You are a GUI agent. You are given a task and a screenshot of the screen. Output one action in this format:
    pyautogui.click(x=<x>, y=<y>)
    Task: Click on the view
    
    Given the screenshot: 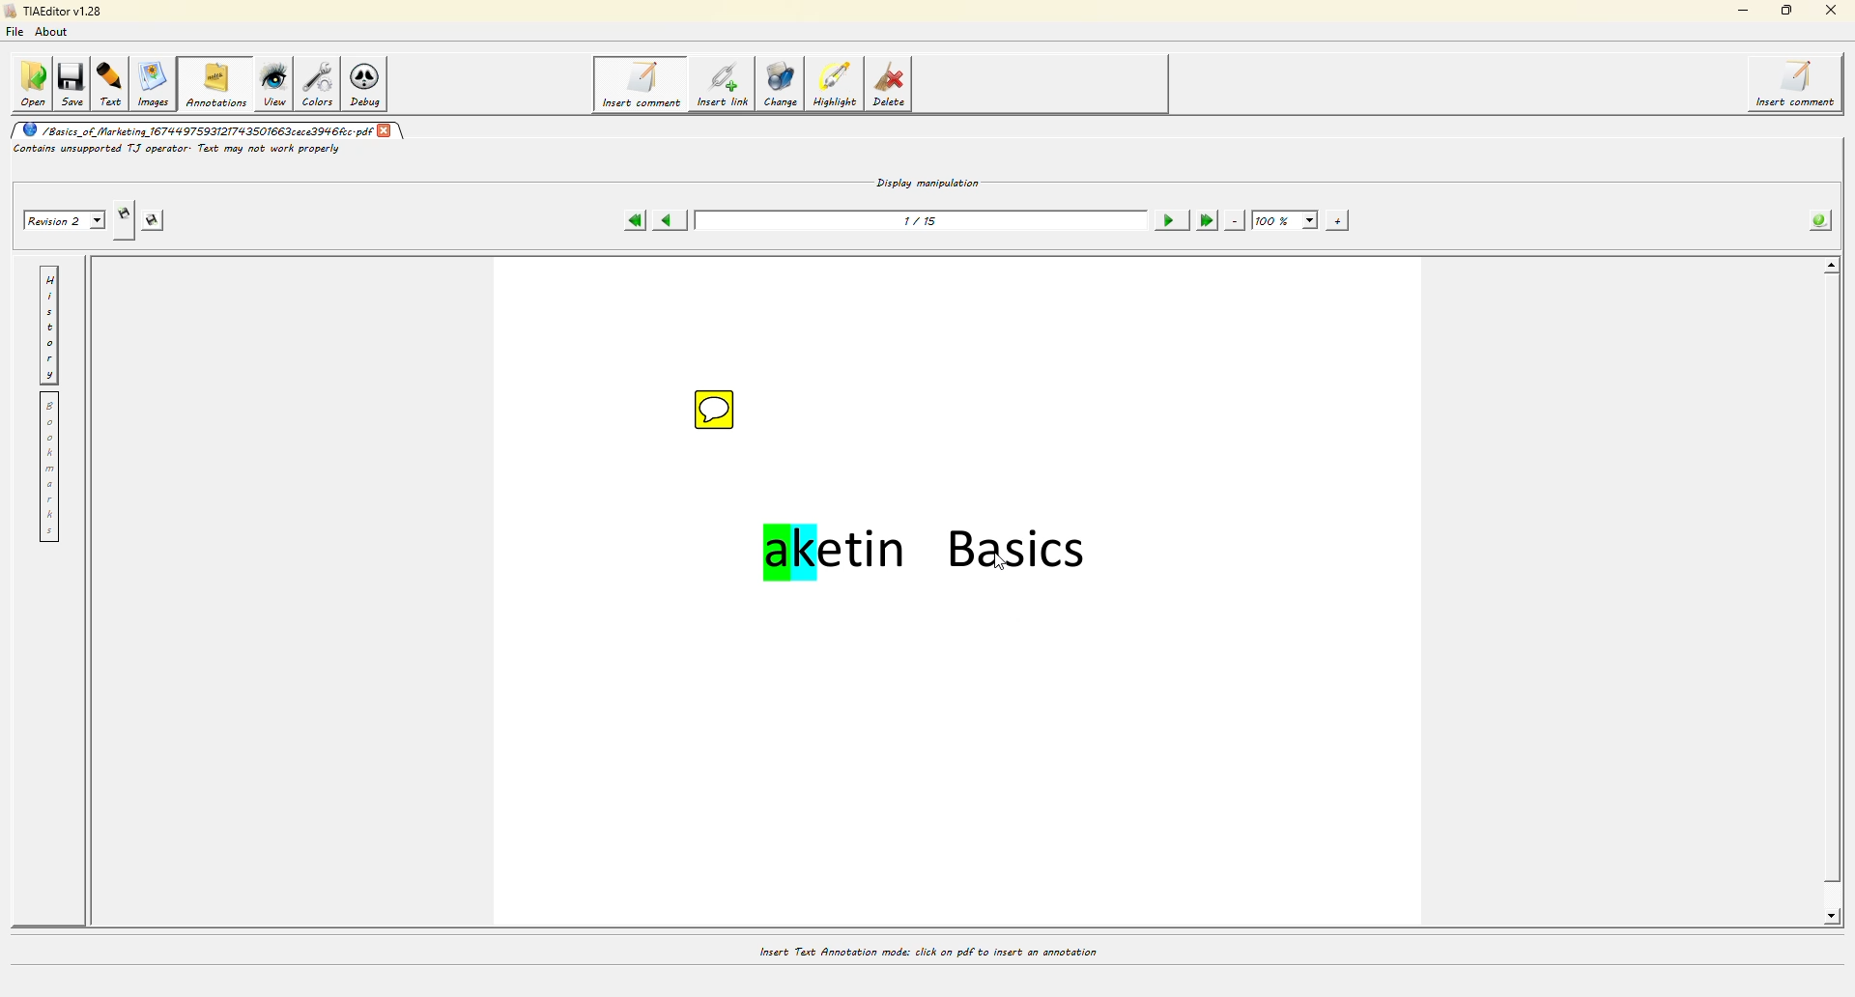 What is the action you would take?
    pyautogui.click(x=274, y=83)
    